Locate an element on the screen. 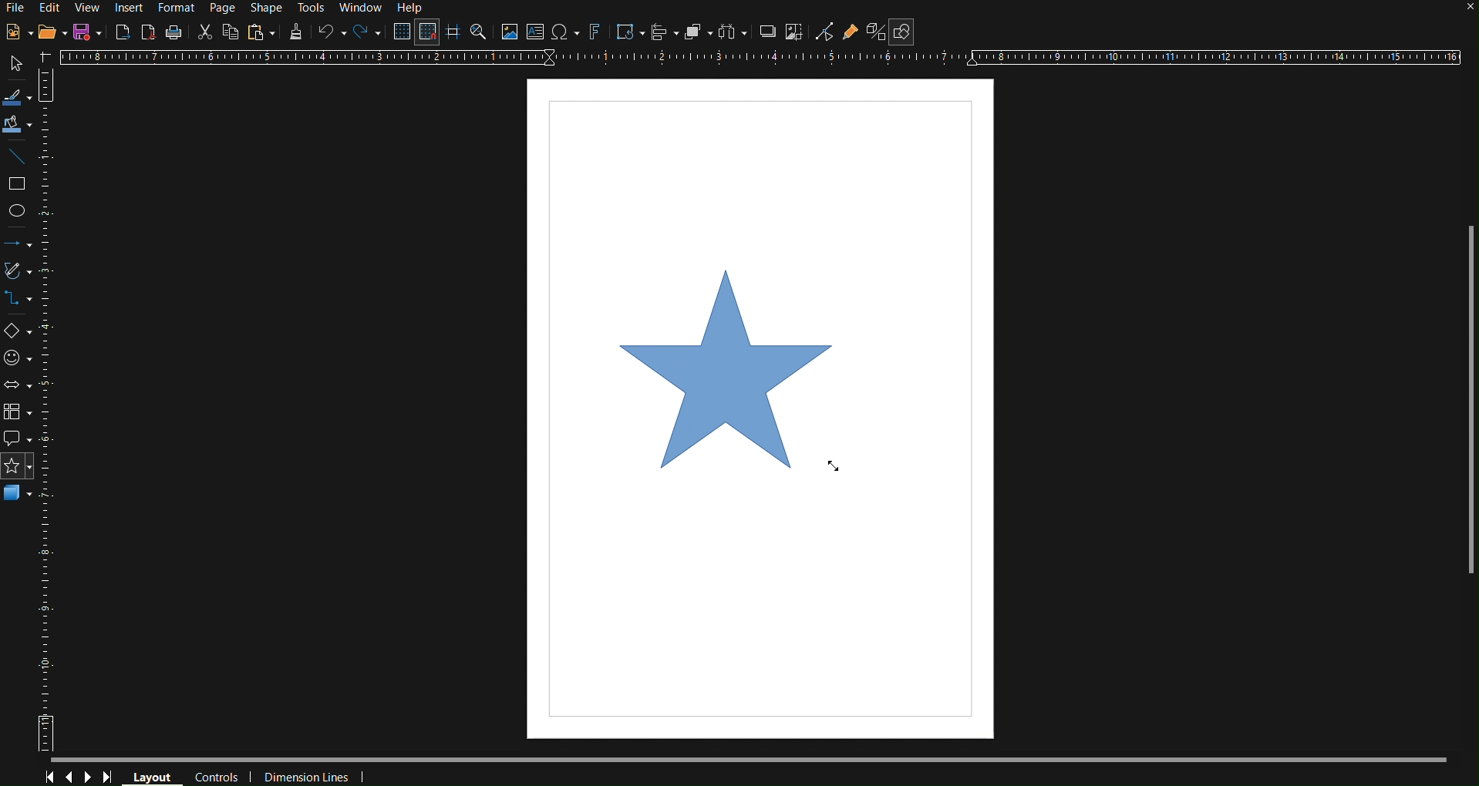 Image resolution: width=1479 pixels, height=786 pixels. Help is located at coordinates (413, 9).